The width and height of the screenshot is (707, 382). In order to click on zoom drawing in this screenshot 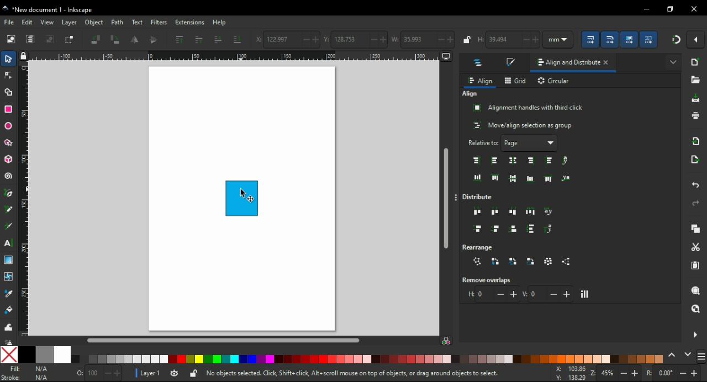, I will do `click(697, 307)`.